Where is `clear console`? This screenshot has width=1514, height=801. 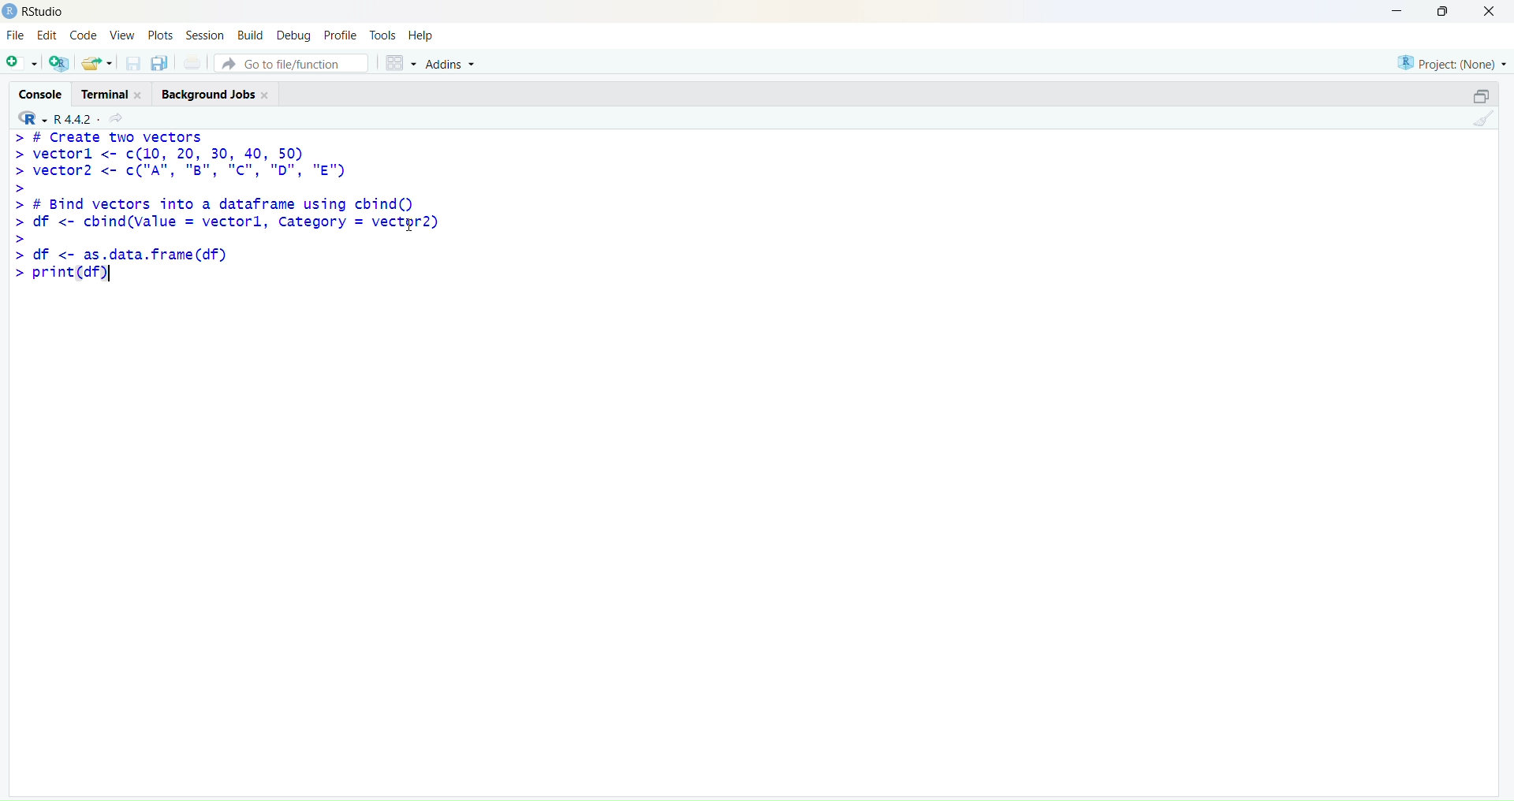
clear console is located at coordinates (1483, 119).